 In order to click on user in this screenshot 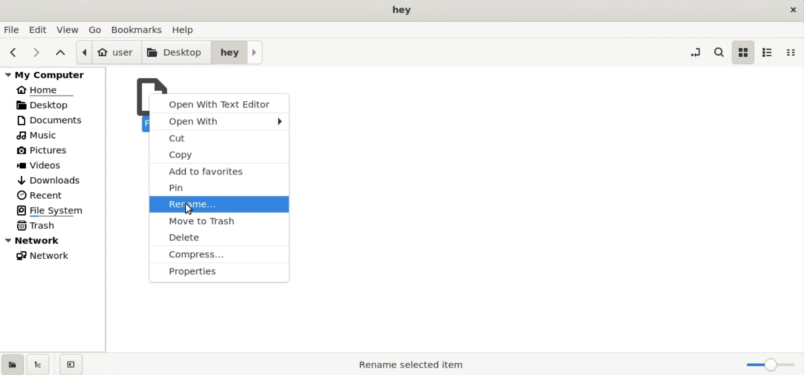, I will do `click(108, 52)`.